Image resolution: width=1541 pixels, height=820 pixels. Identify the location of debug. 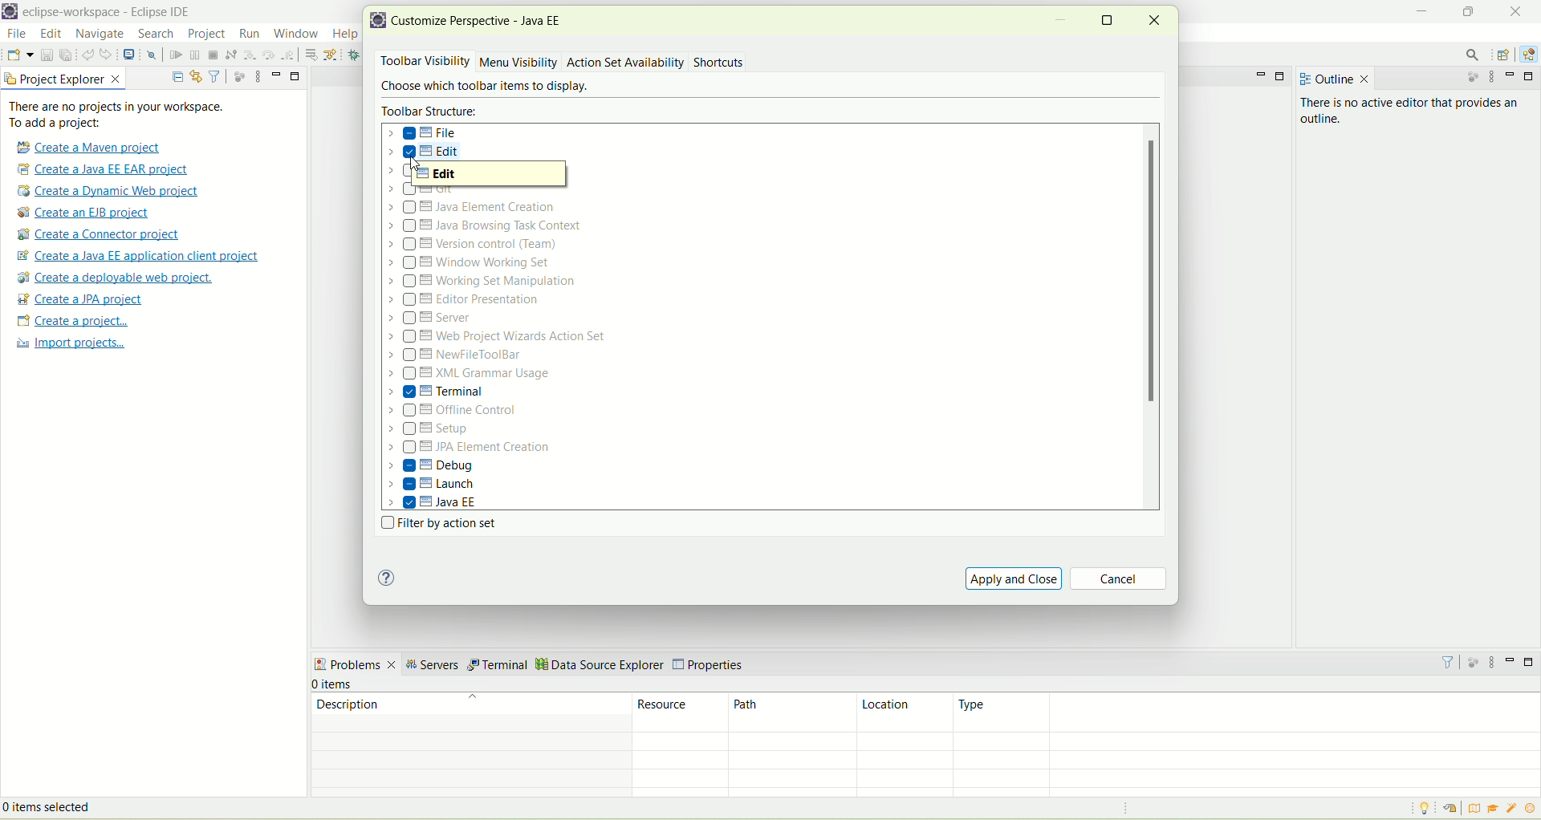
(358, 56).